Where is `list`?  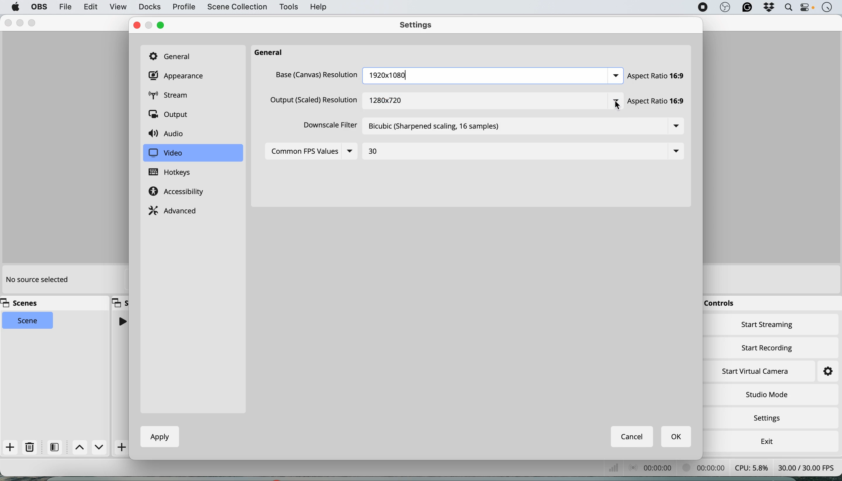
list is located at coordinates (676, 127).